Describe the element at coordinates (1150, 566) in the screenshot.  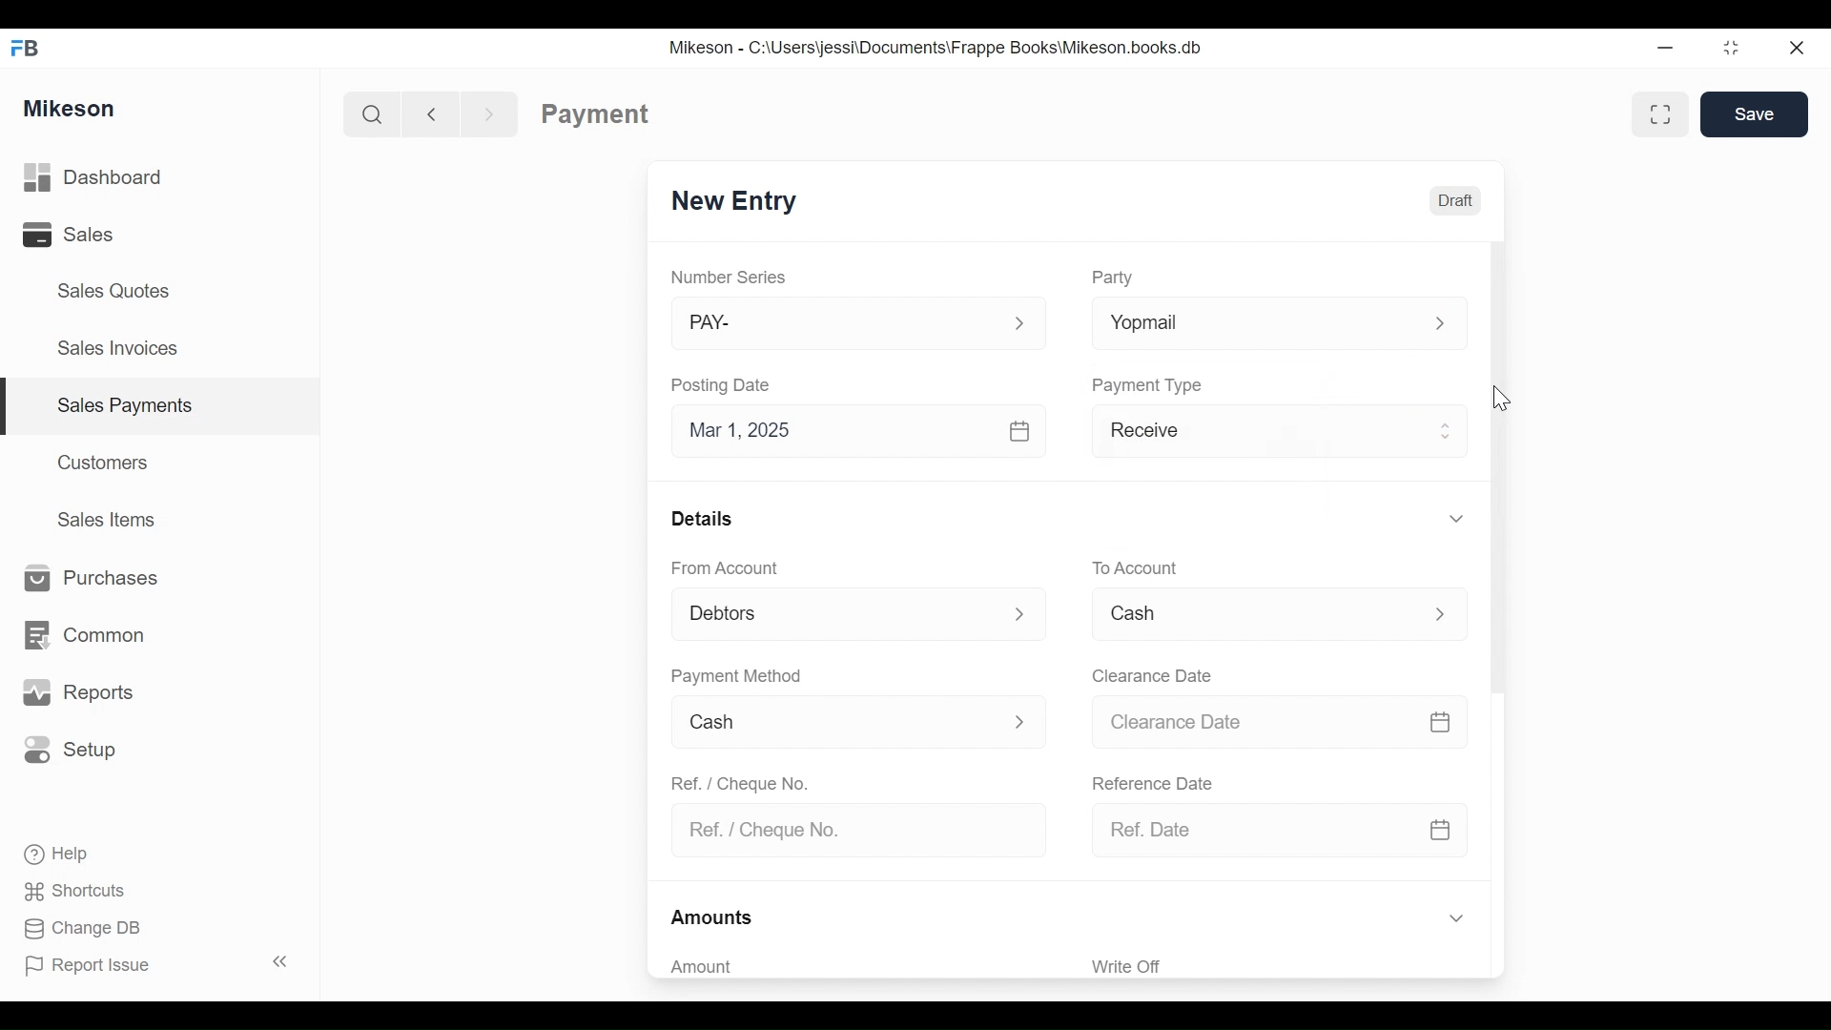
I see `To account` at that location.